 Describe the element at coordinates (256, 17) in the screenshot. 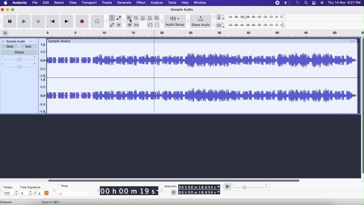

I see `Recording level` at that location.